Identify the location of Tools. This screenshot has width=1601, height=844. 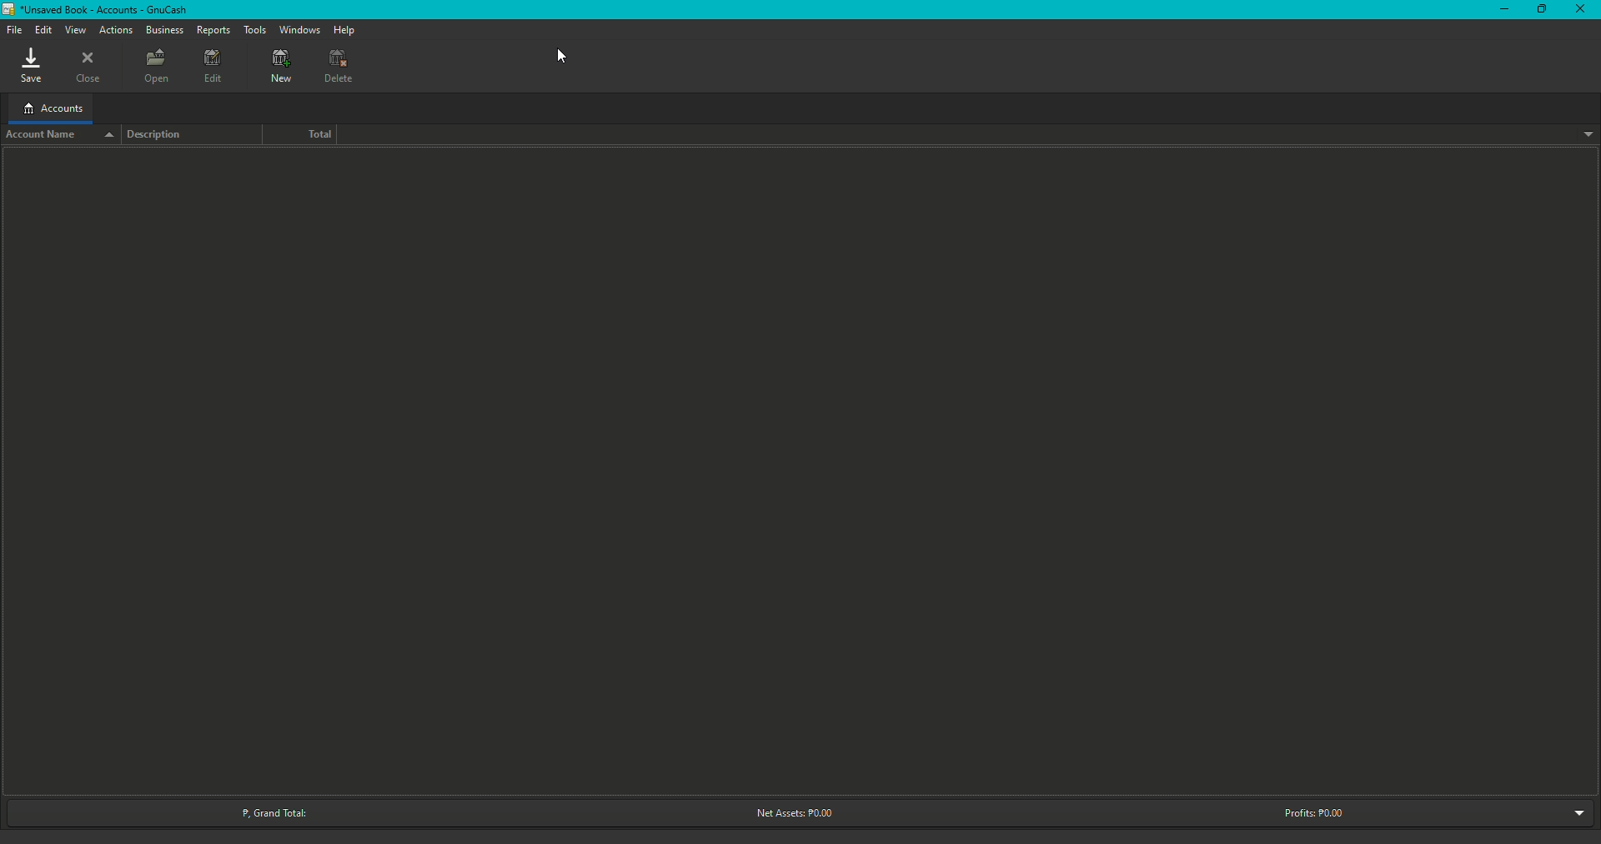
(255, 28).